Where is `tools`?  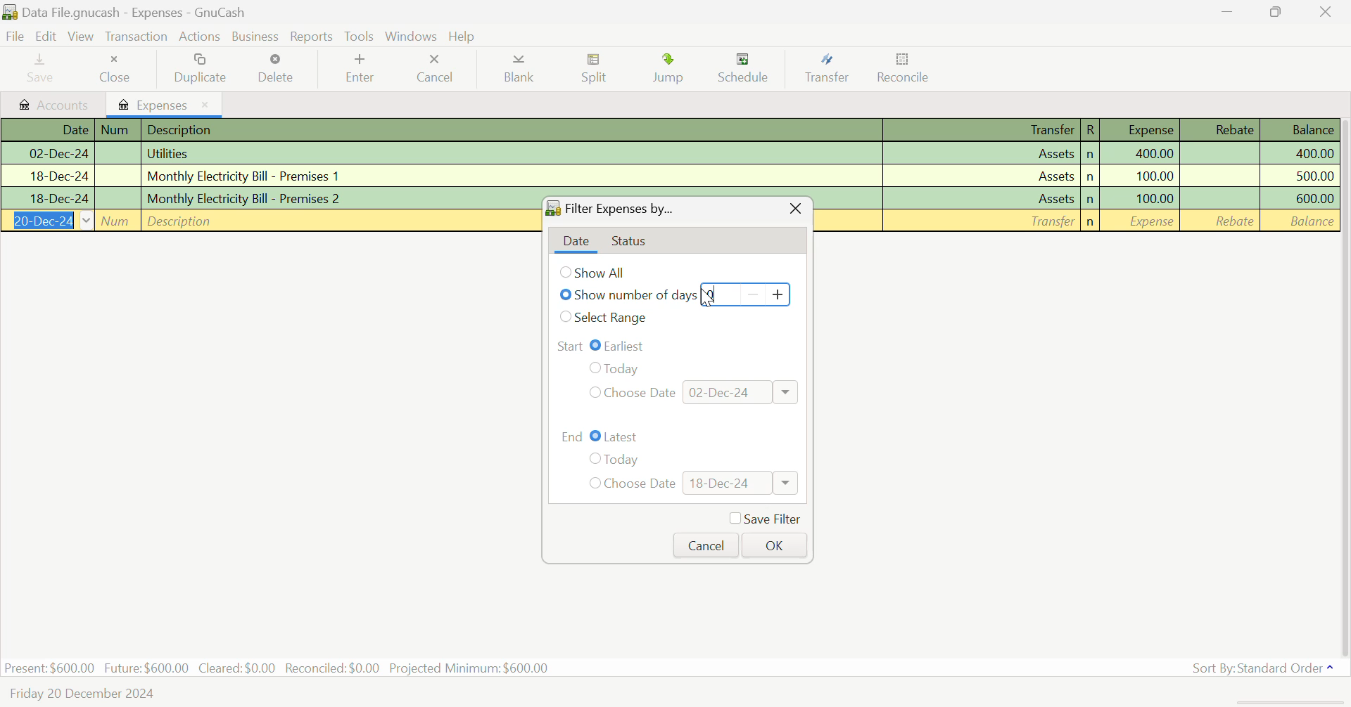
tools is located at coordinates (359, 37).